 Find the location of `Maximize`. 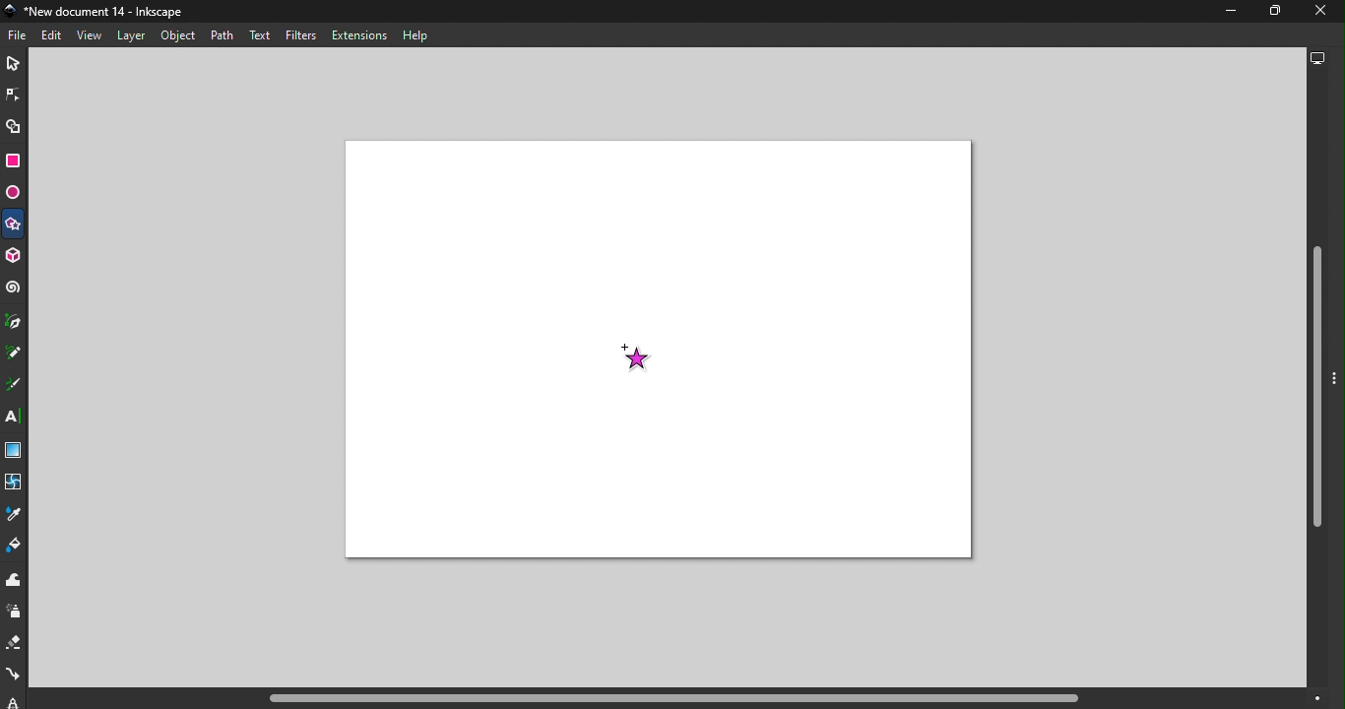

Maximize is located at coordinates (1269, 12).